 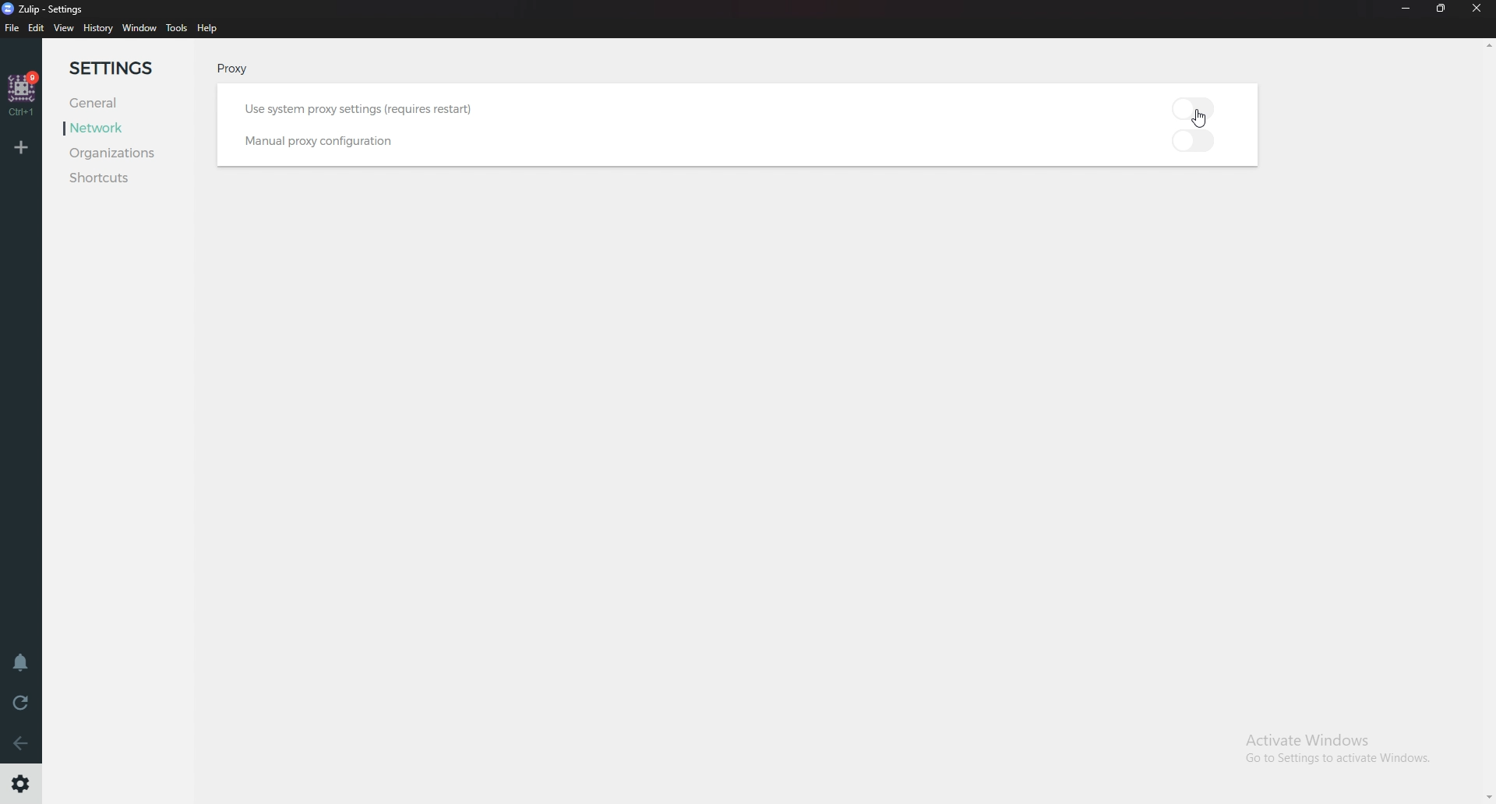 What do you see at coordinates (121, 179) in the screenshot?
I see `Shortcuts` at bounding box center [121, 179].